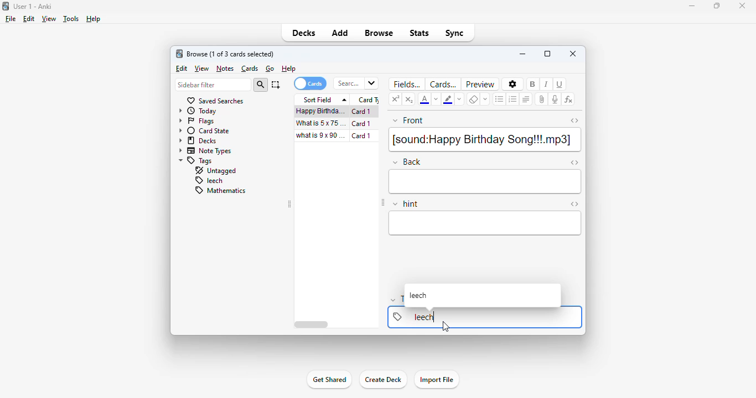 The width and height of the screenshot is (756, 398). Describe the element at coordinates (309, 83) in the screenshot. I see `cards` at that location.